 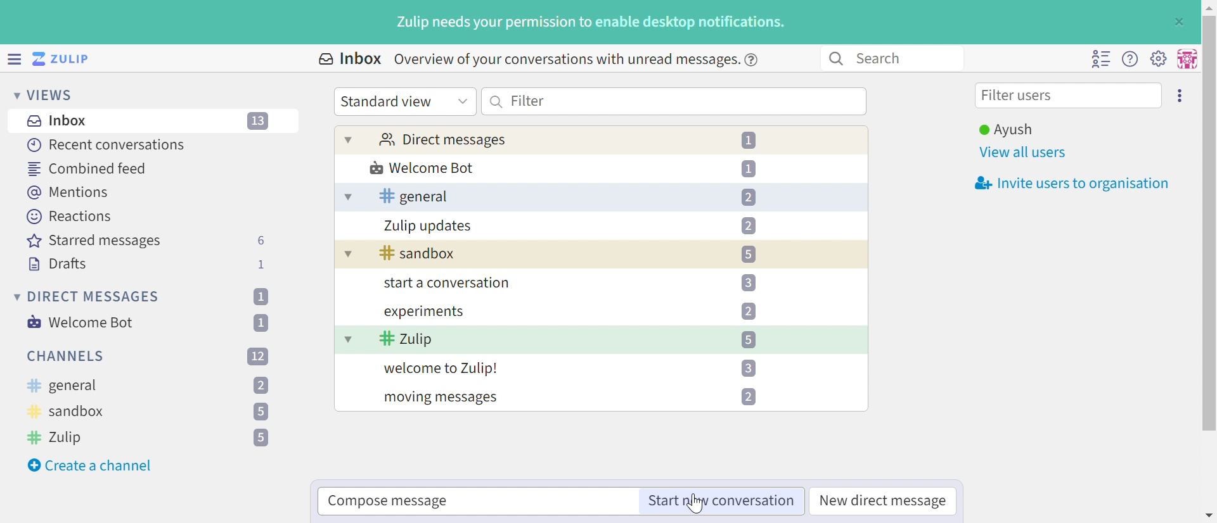 I want to click on general, so click(x=413, y=196).